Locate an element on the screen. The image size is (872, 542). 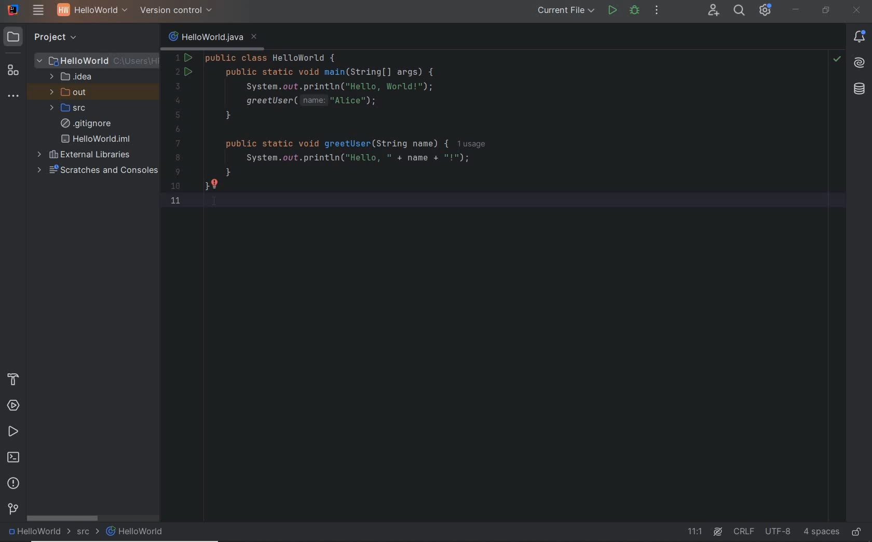
more actions is located at coordinates (657, 12).